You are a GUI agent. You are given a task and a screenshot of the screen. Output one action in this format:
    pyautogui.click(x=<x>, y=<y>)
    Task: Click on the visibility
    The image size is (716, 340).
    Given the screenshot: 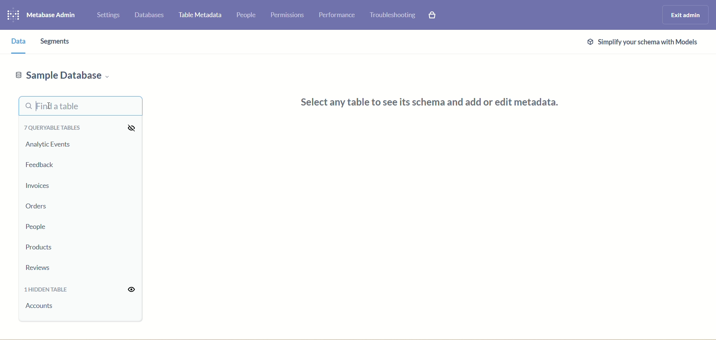 What is the action you would take?
    pyautogui.click(x=131, y=290)
    